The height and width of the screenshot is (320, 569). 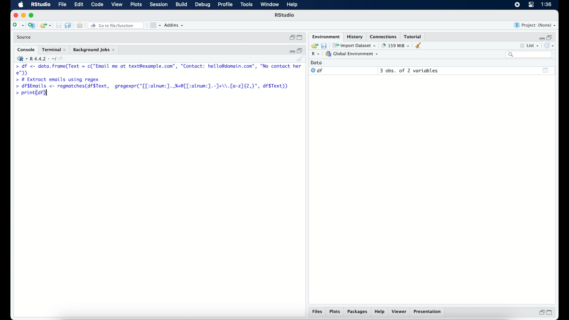 What do you see at coordinates (542, 37) in the screenshot?
I see `minimize` at bounding box center [542, 37].